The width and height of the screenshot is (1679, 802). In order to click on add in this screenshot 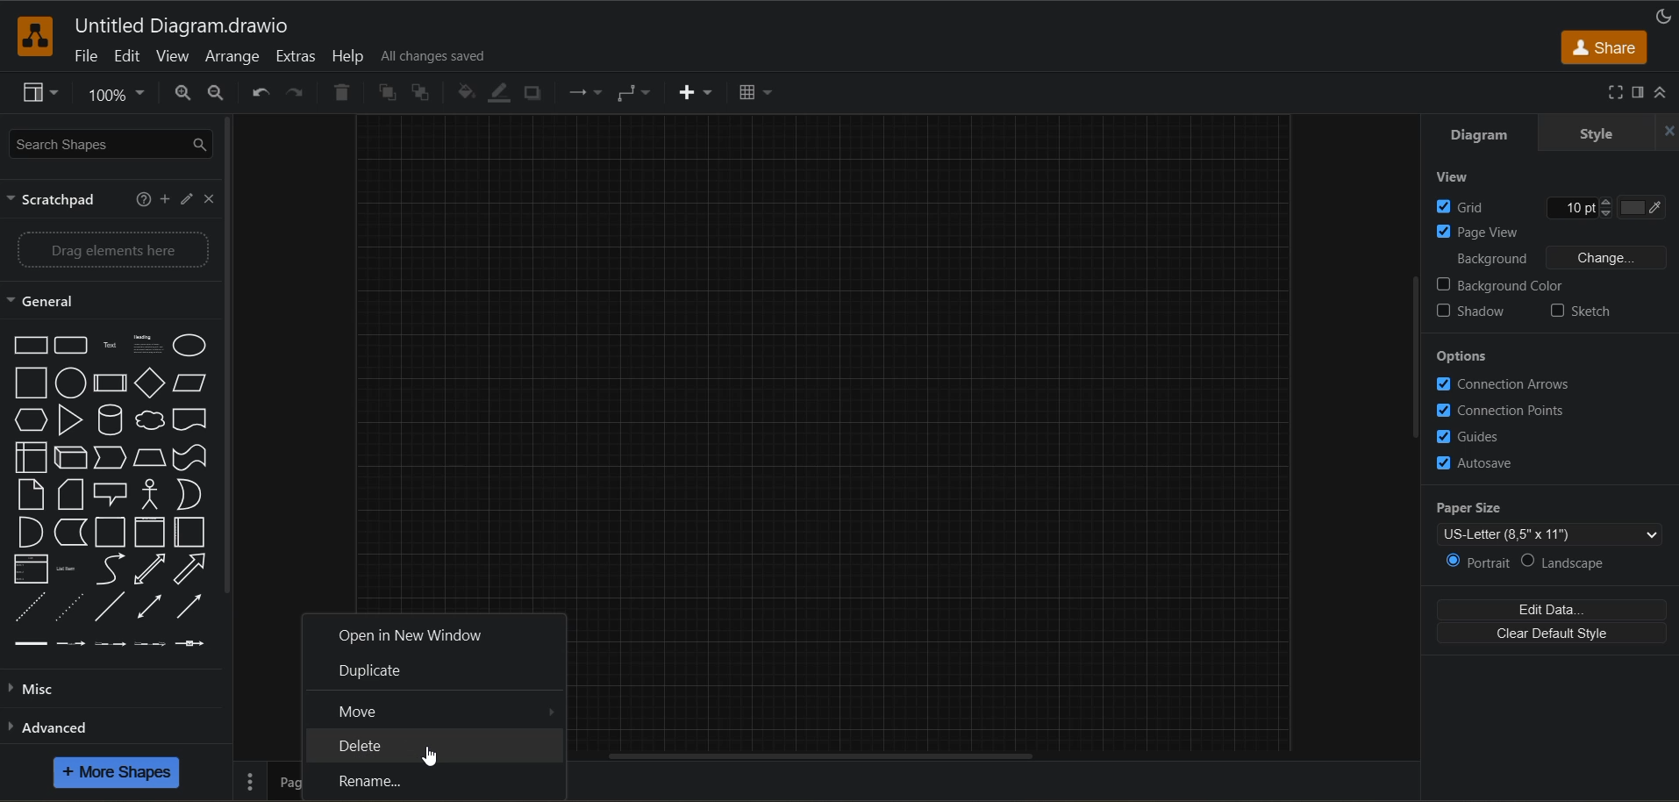, I will do `click(163, 203)`.